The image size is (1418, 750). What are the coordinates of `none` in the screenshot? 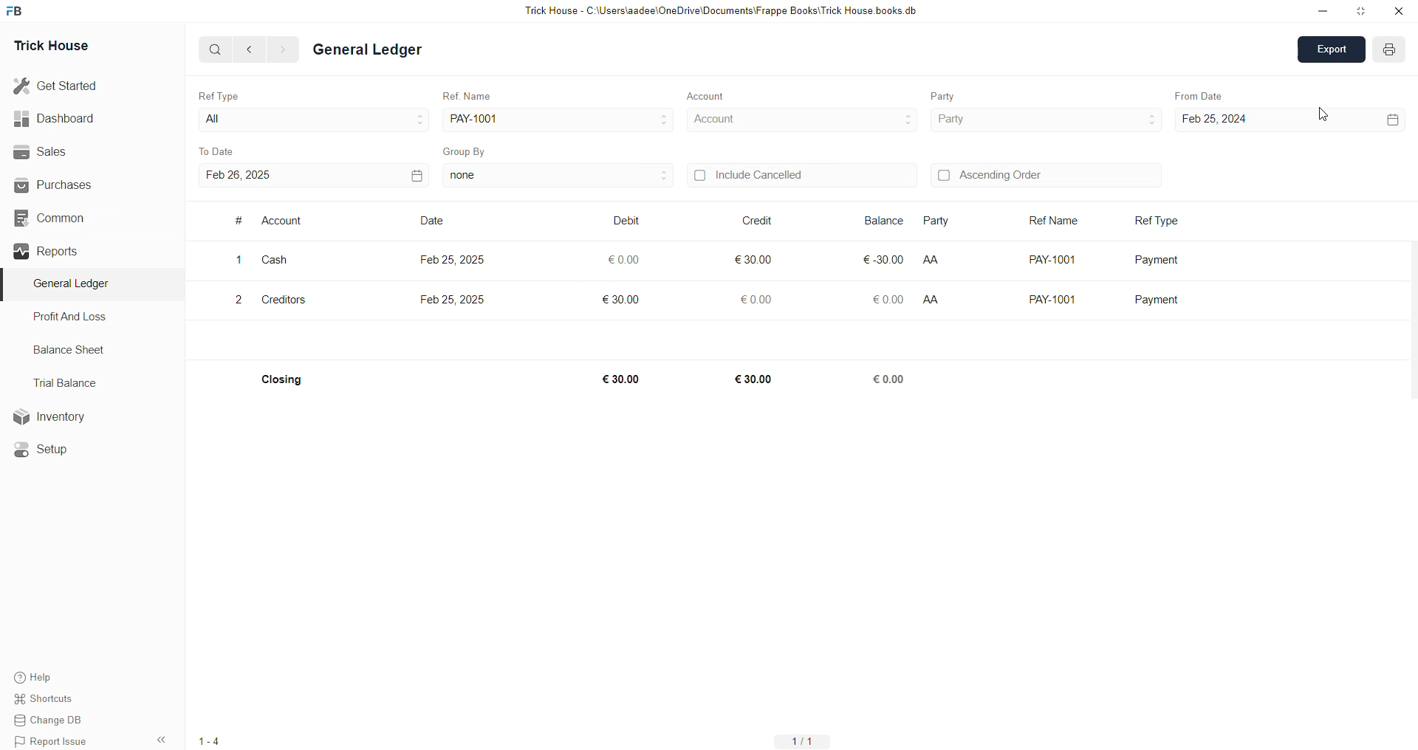 It's located at (556, 175).